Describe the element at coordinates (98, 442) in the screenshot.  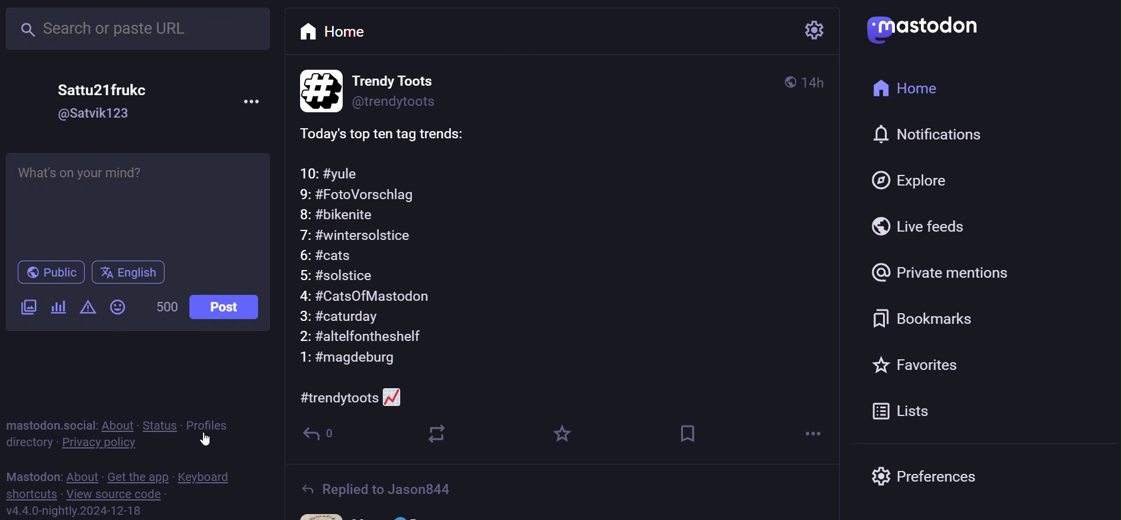
I see `privacy policy` at that location.